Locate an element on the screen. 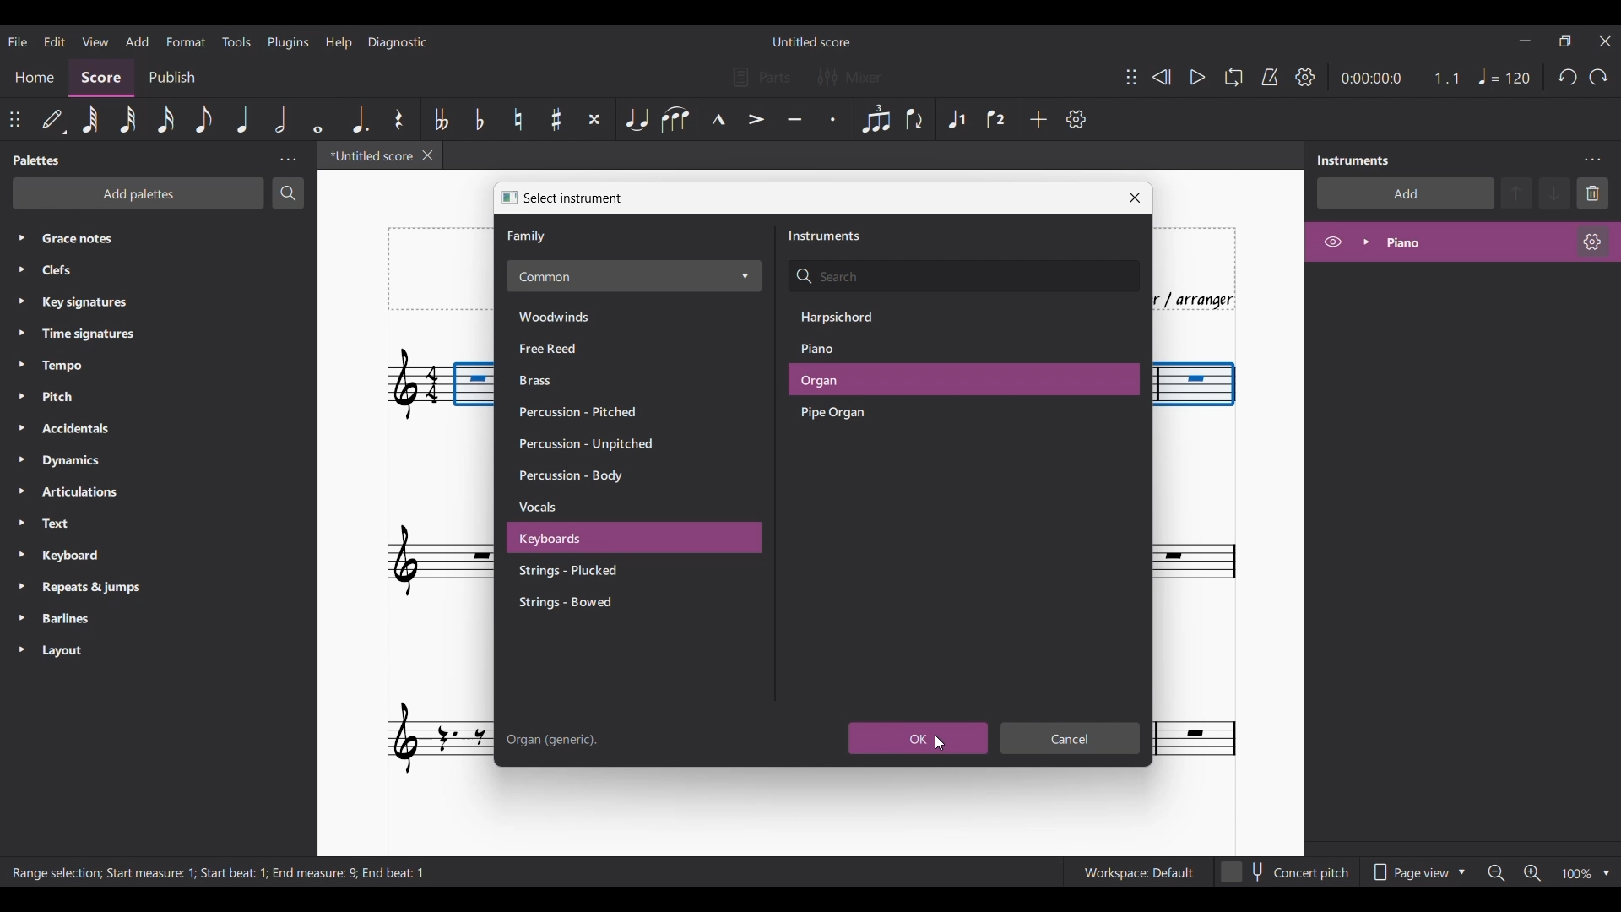 The width and height of the screenshot is (1621, 912). Publish section is located at coordinates (174, 74).